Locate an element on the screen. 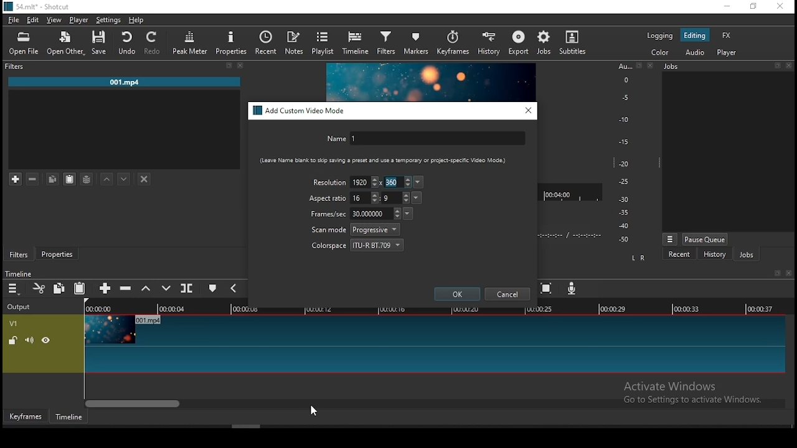 The image size is (797, 448). aspect ration presets is located at coordinates (418, 198).